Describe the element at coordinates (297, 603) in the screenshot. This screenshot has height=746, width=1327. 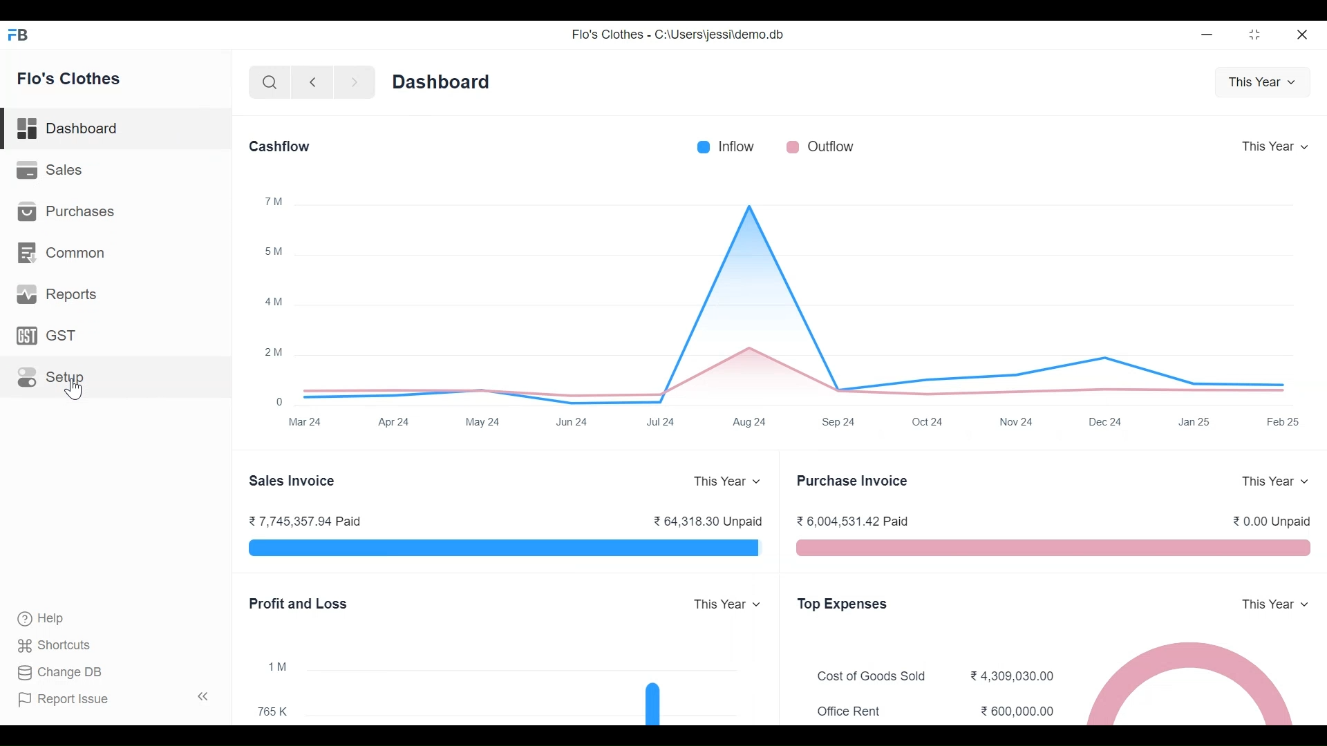
I see `profit and loss` at that location.